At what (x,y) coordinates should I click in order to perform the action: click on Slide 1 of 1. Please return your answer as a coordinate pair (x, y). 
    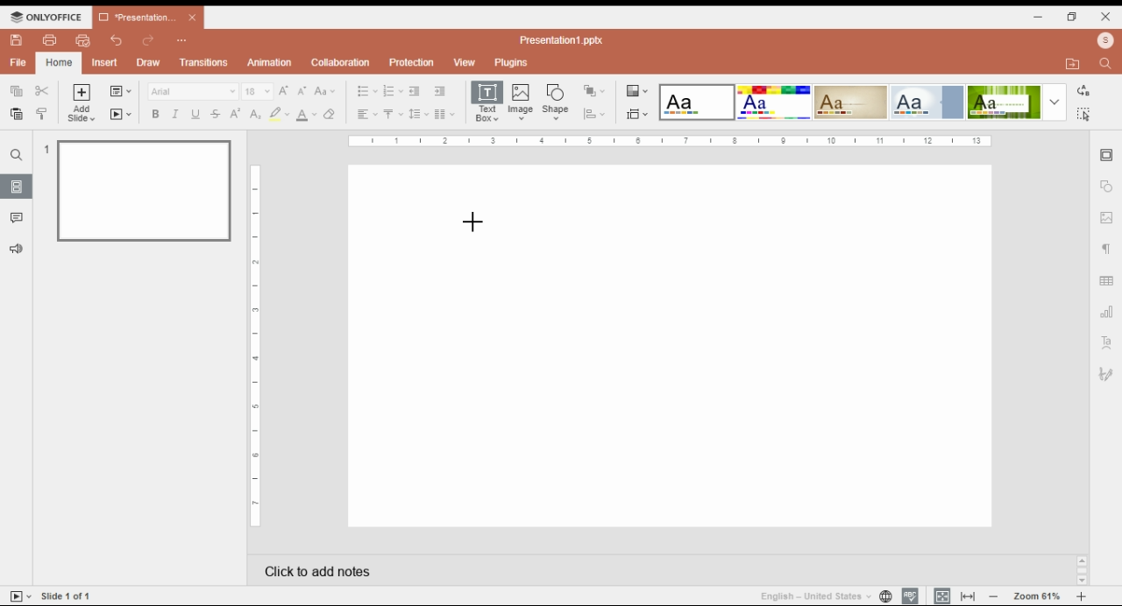
    Looking at the image, I should click on (67, 595).